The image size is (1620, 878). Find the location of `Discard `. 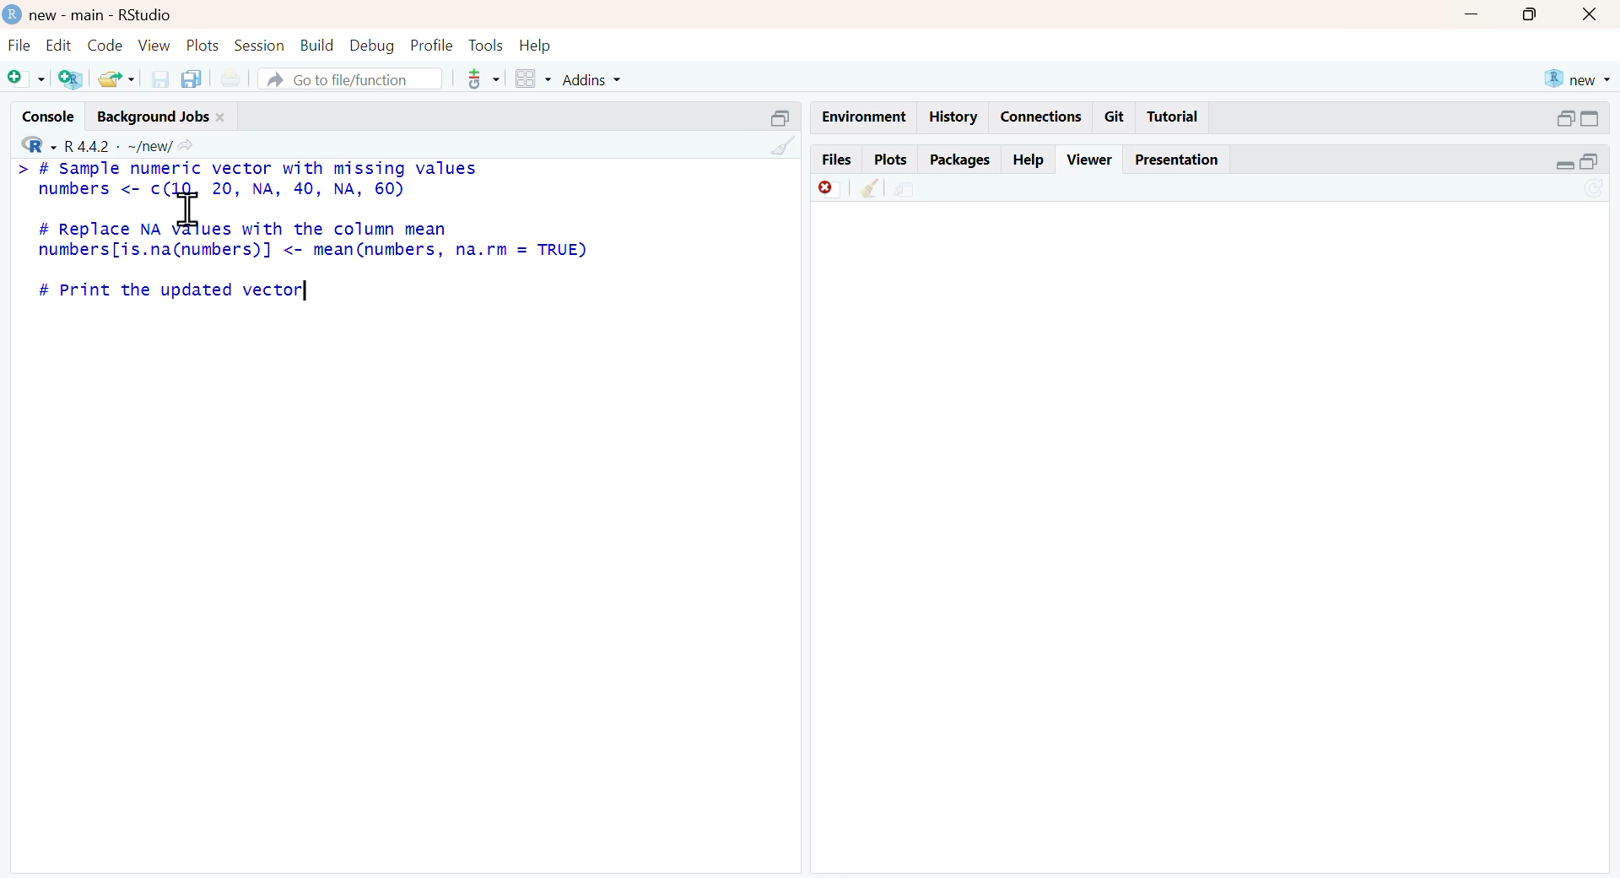

Discard  is located at coordinates (829, 189).